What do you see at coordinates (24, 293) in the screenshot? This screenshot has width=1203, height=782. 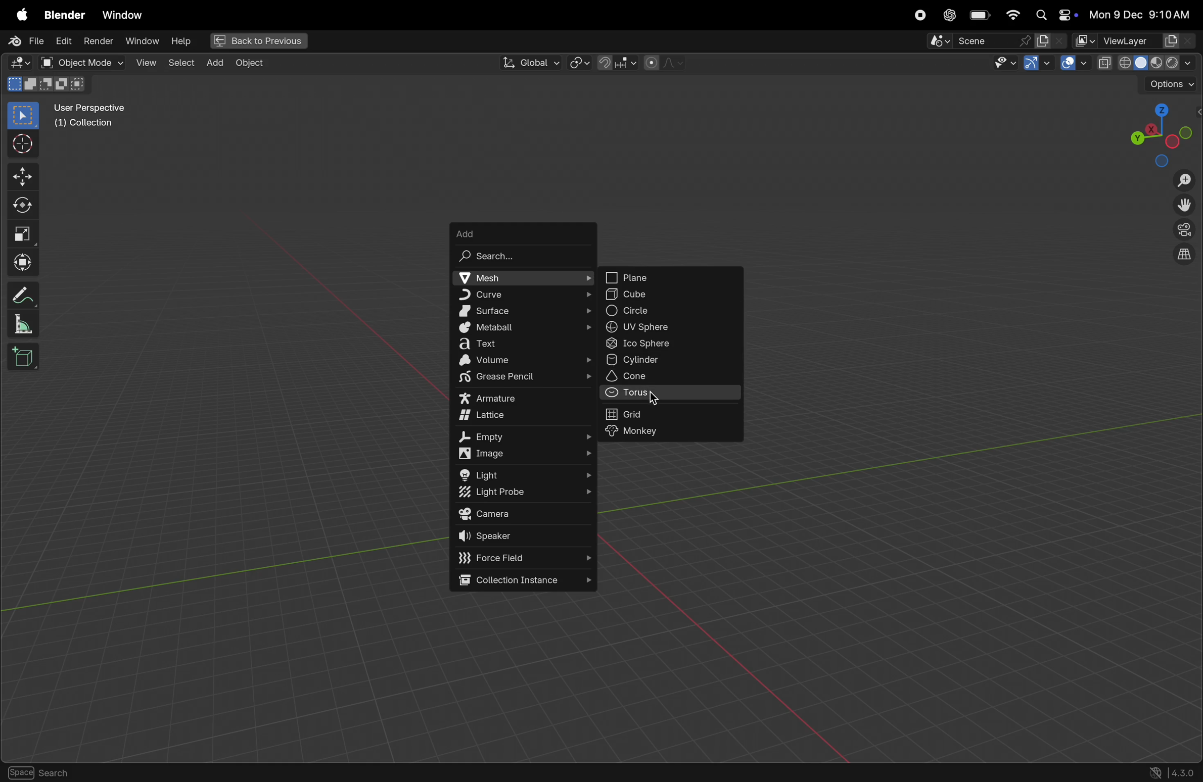 I see `annotate` at bounding box center [24, 293].